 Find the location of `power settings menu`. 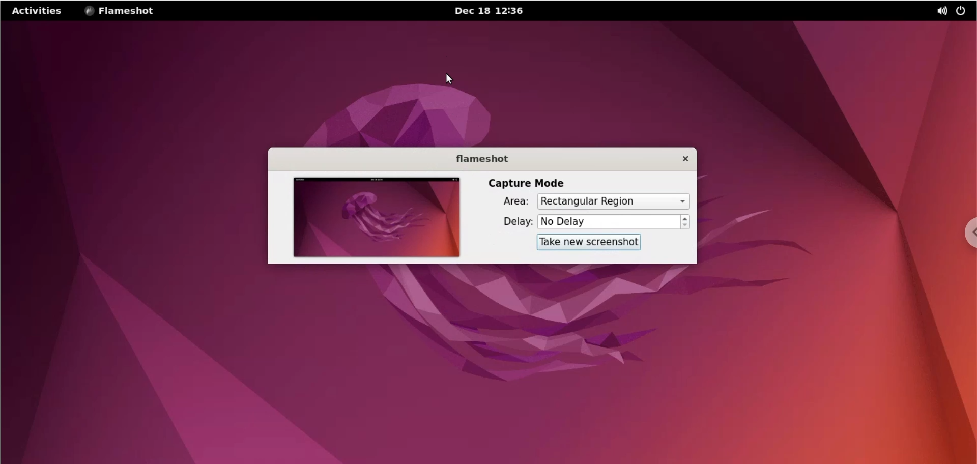

power settings menu is located at coordinates (962, 10).